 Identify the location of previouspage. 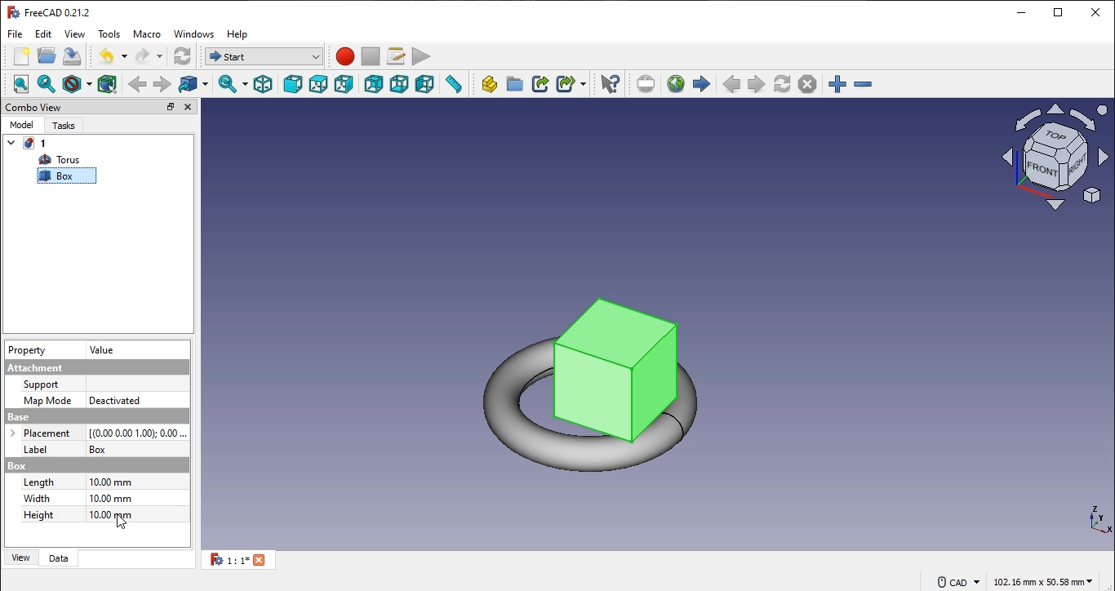
(731, 84).